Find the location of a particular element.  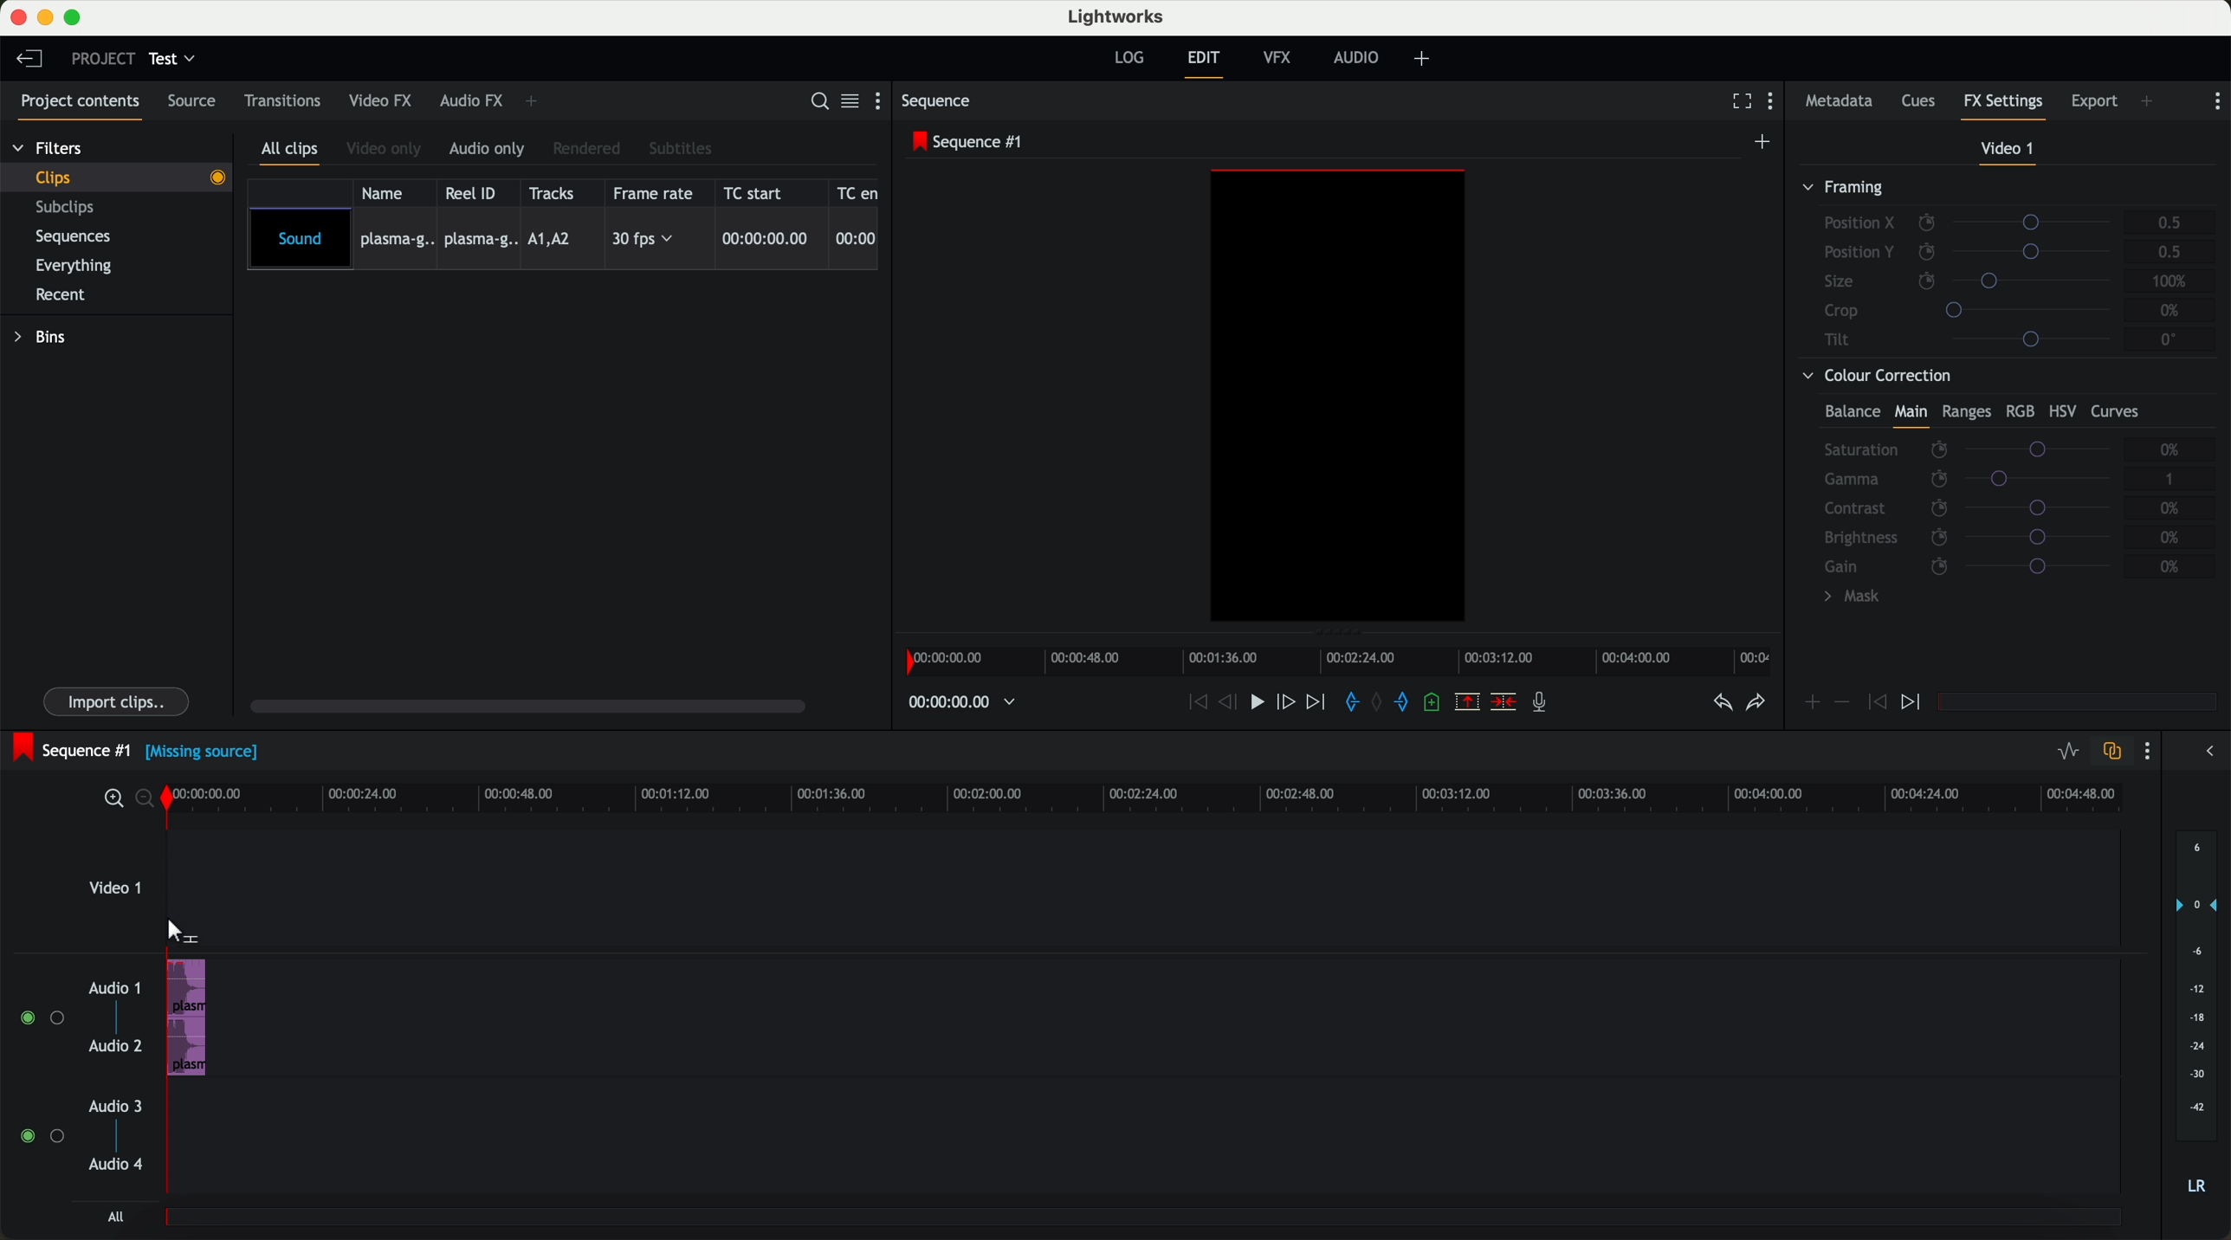

zoom in is located at coordinates (113, 799).